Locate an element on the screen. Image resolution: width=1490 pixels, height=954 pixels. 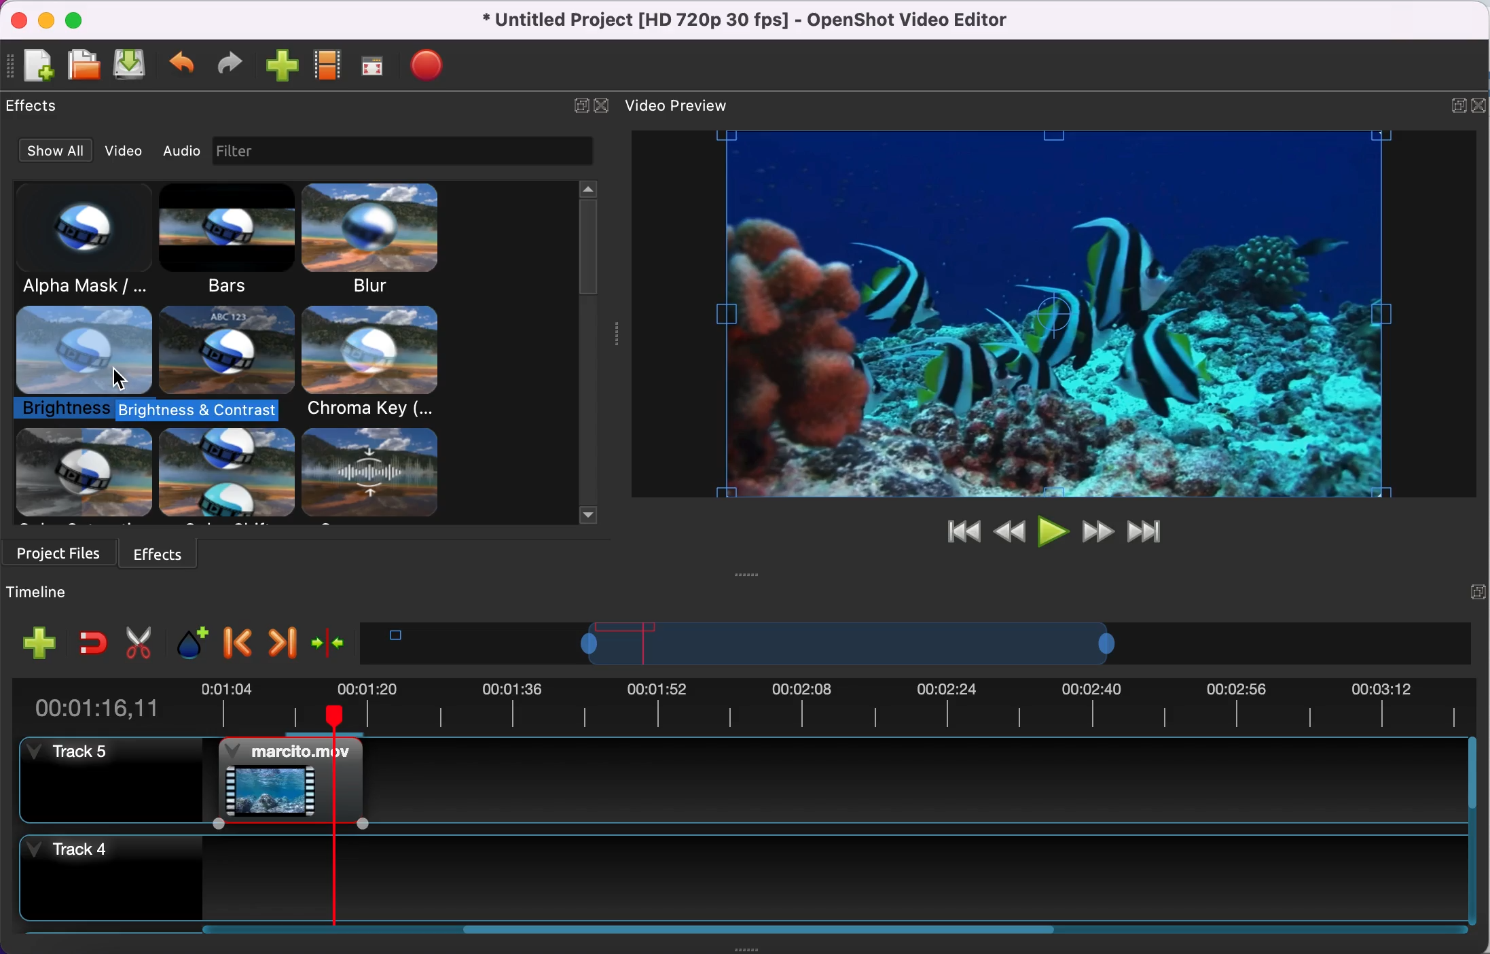
undo is located at coordinates (183, 64).